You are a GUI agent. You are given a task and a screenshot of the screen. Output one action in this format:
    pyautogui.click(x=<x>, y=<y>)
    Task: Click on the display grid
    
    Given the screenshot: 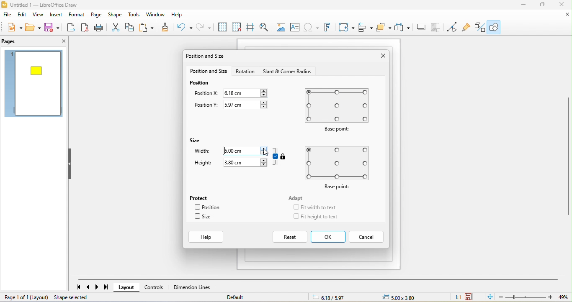 What is the action you would take?
    pyautogui.click(x=222, y=26)
    